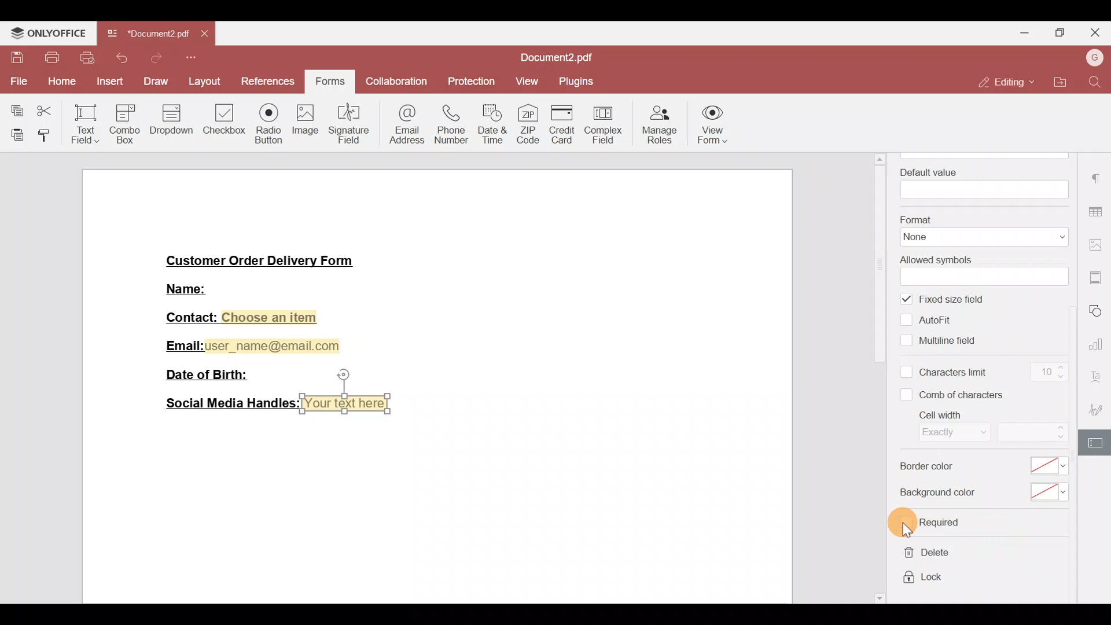  Describe the element at coordinates (433, 509) in the screenshot. I see `Working area` at that location.